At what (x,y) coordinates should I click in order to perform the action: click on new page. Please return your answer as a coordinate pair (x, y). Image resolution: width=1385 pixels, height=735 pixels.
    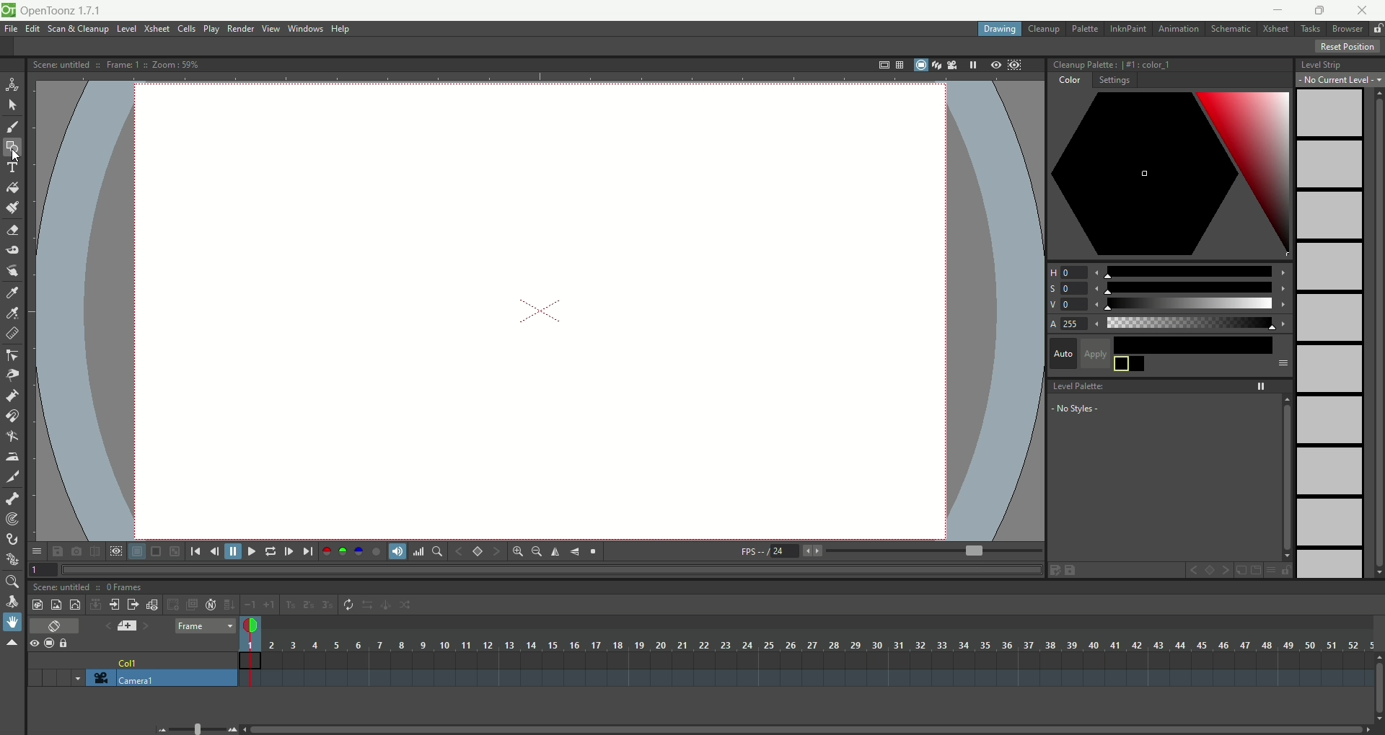
    Looking at the image, I should click on (1254, 571).